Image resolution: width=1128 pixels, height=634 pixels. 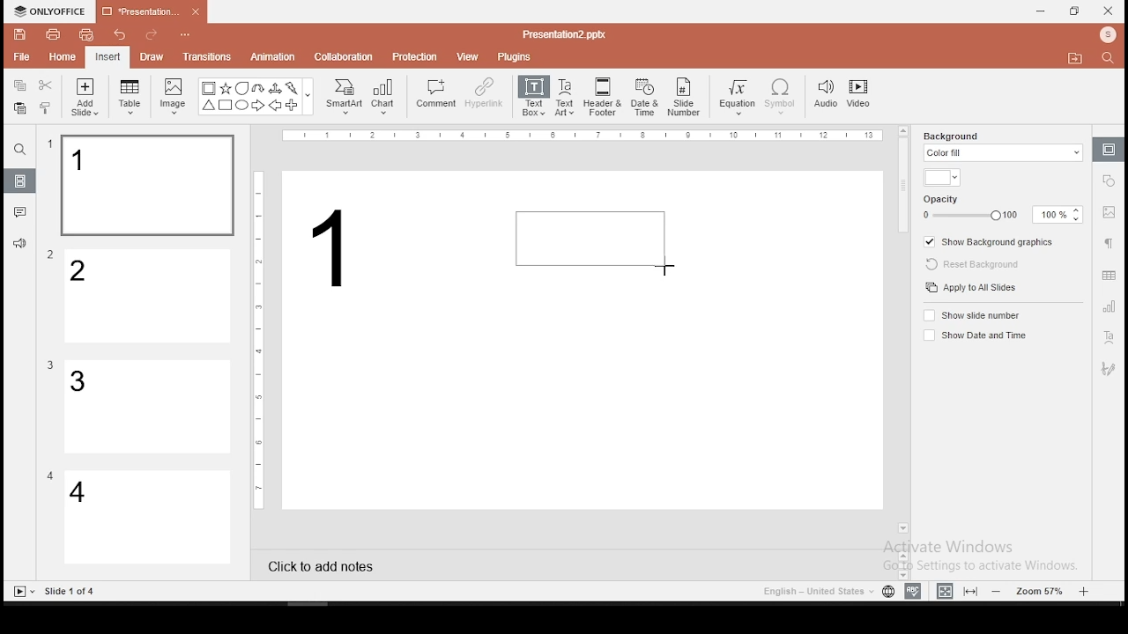 I want to click on support and feedback, so click(x=19, y=246).